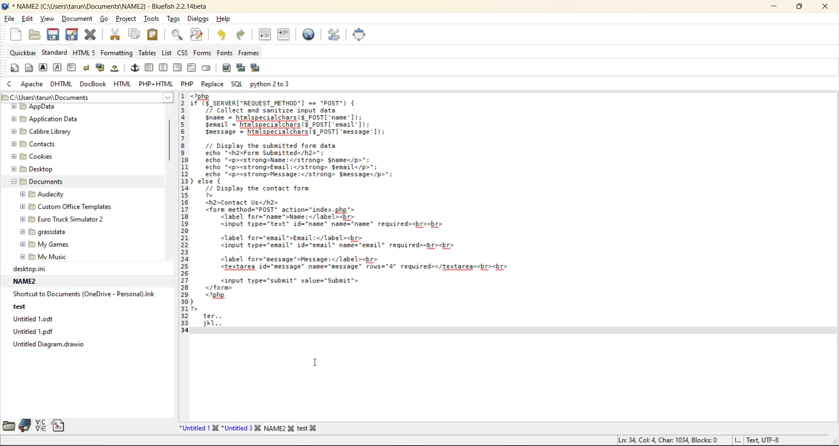 The width and height of the screenshot is (839, 446). I want to click on charmap, so click(41, 425).